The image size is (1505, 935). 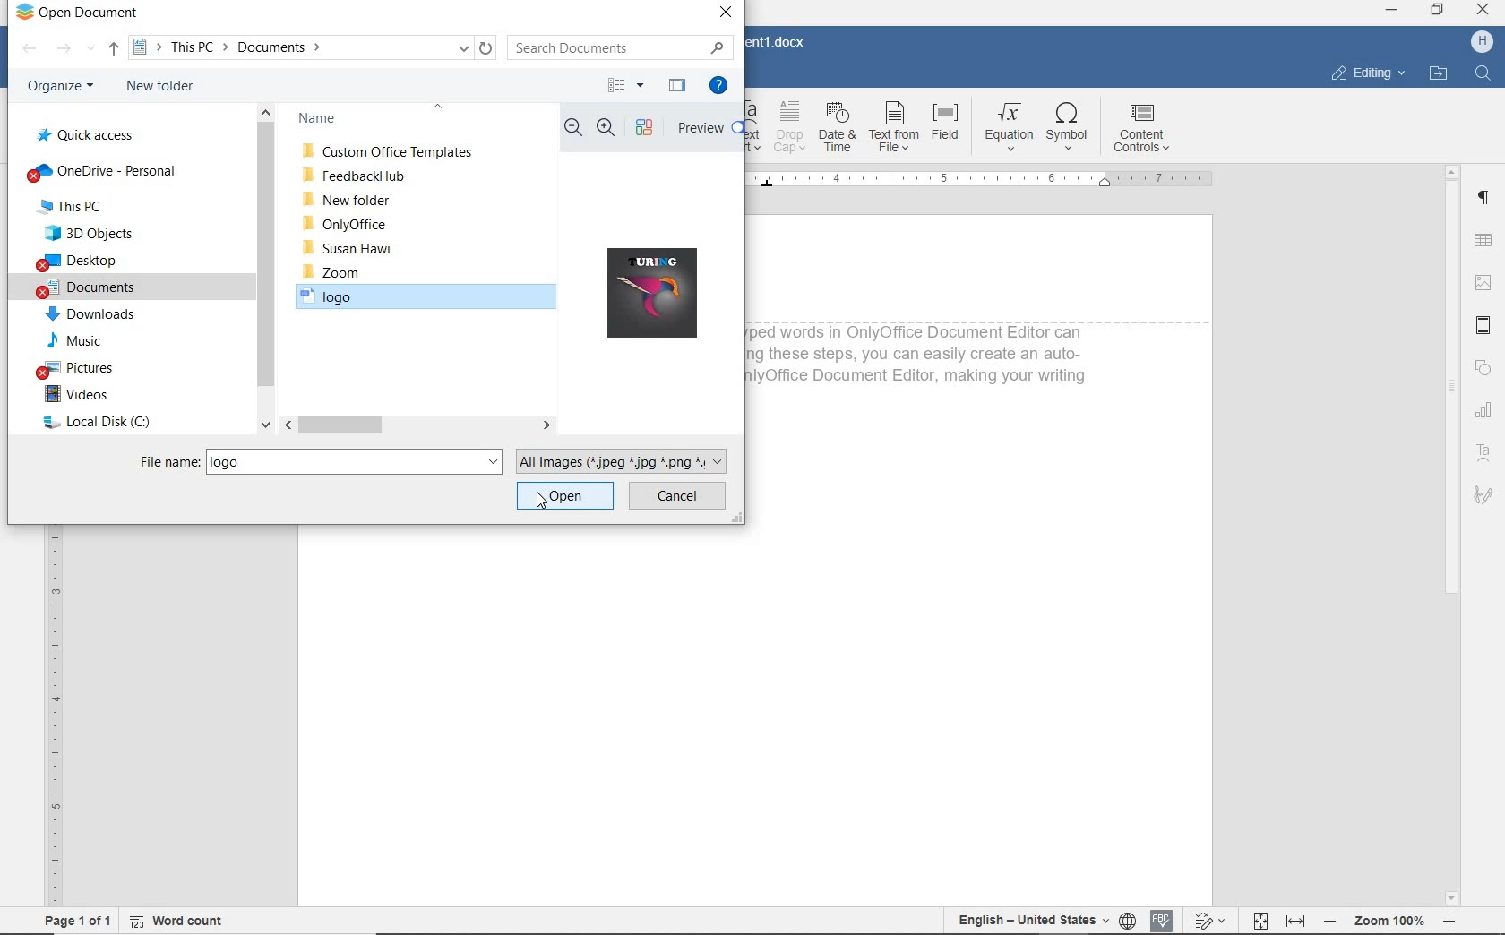 What do you see at coordinates (88, 234) in the screenshot?
I see `3D OBJECTS` at bounding box center [88, 234].